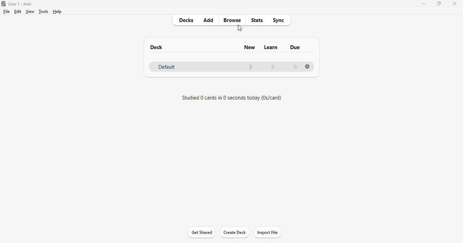 The image size is (463, 243). I want to click on cursor, so click(240, 28).